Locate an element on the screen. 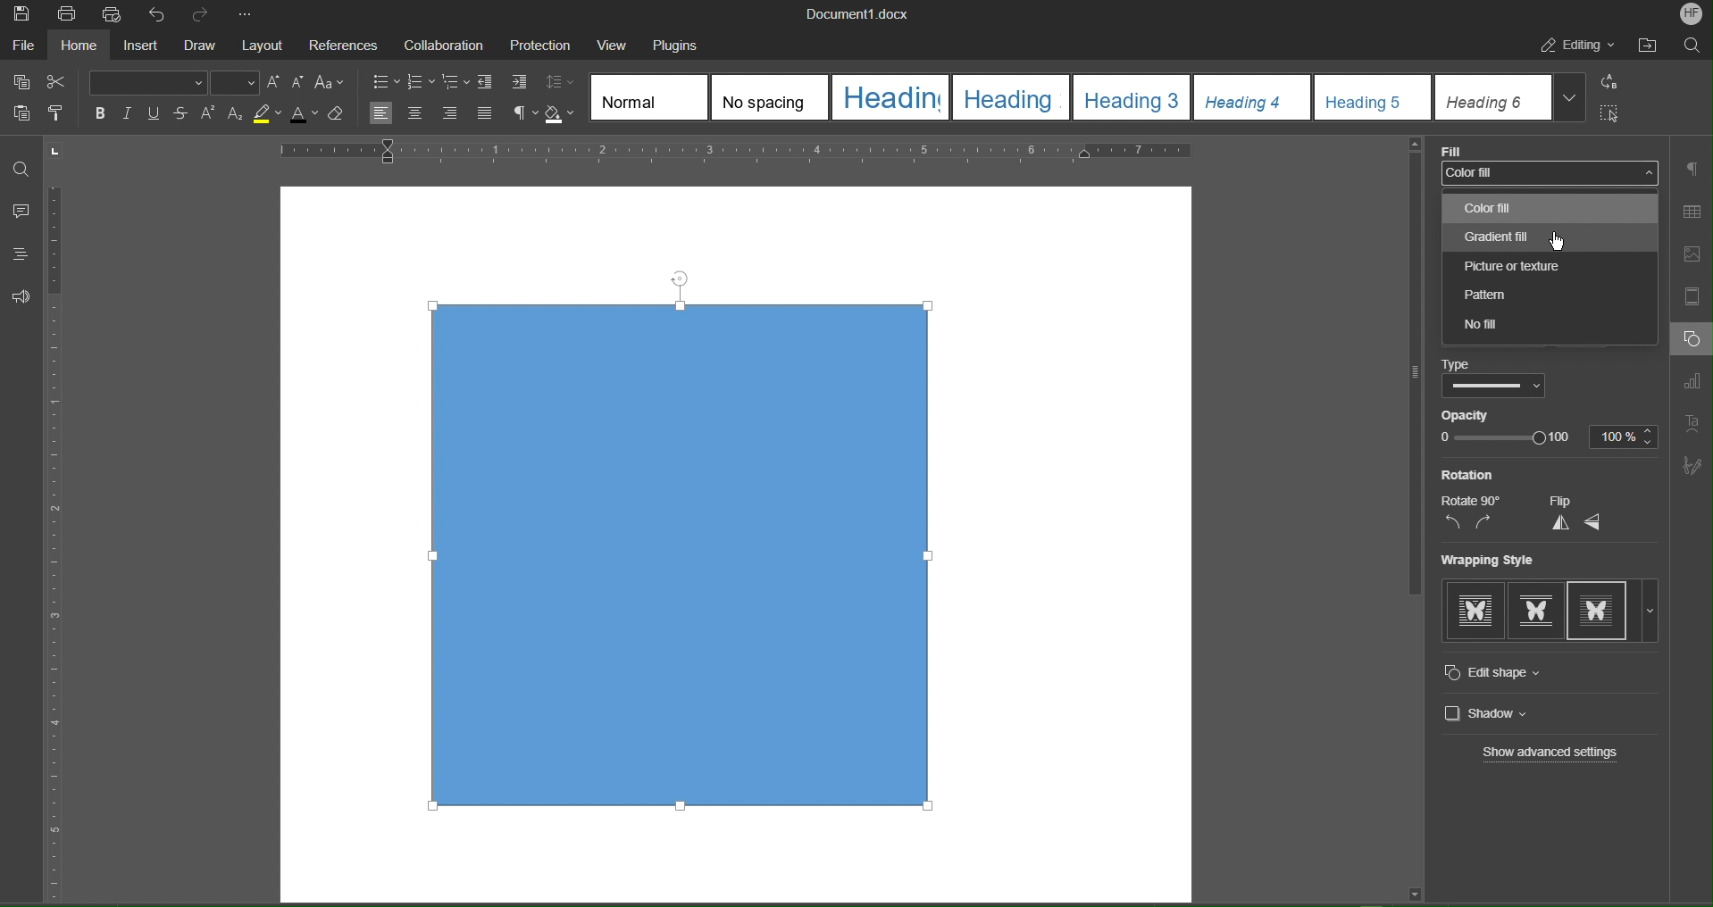 This screenshot has height=907, width=1713. Justify is located at coordinates (487, 114).